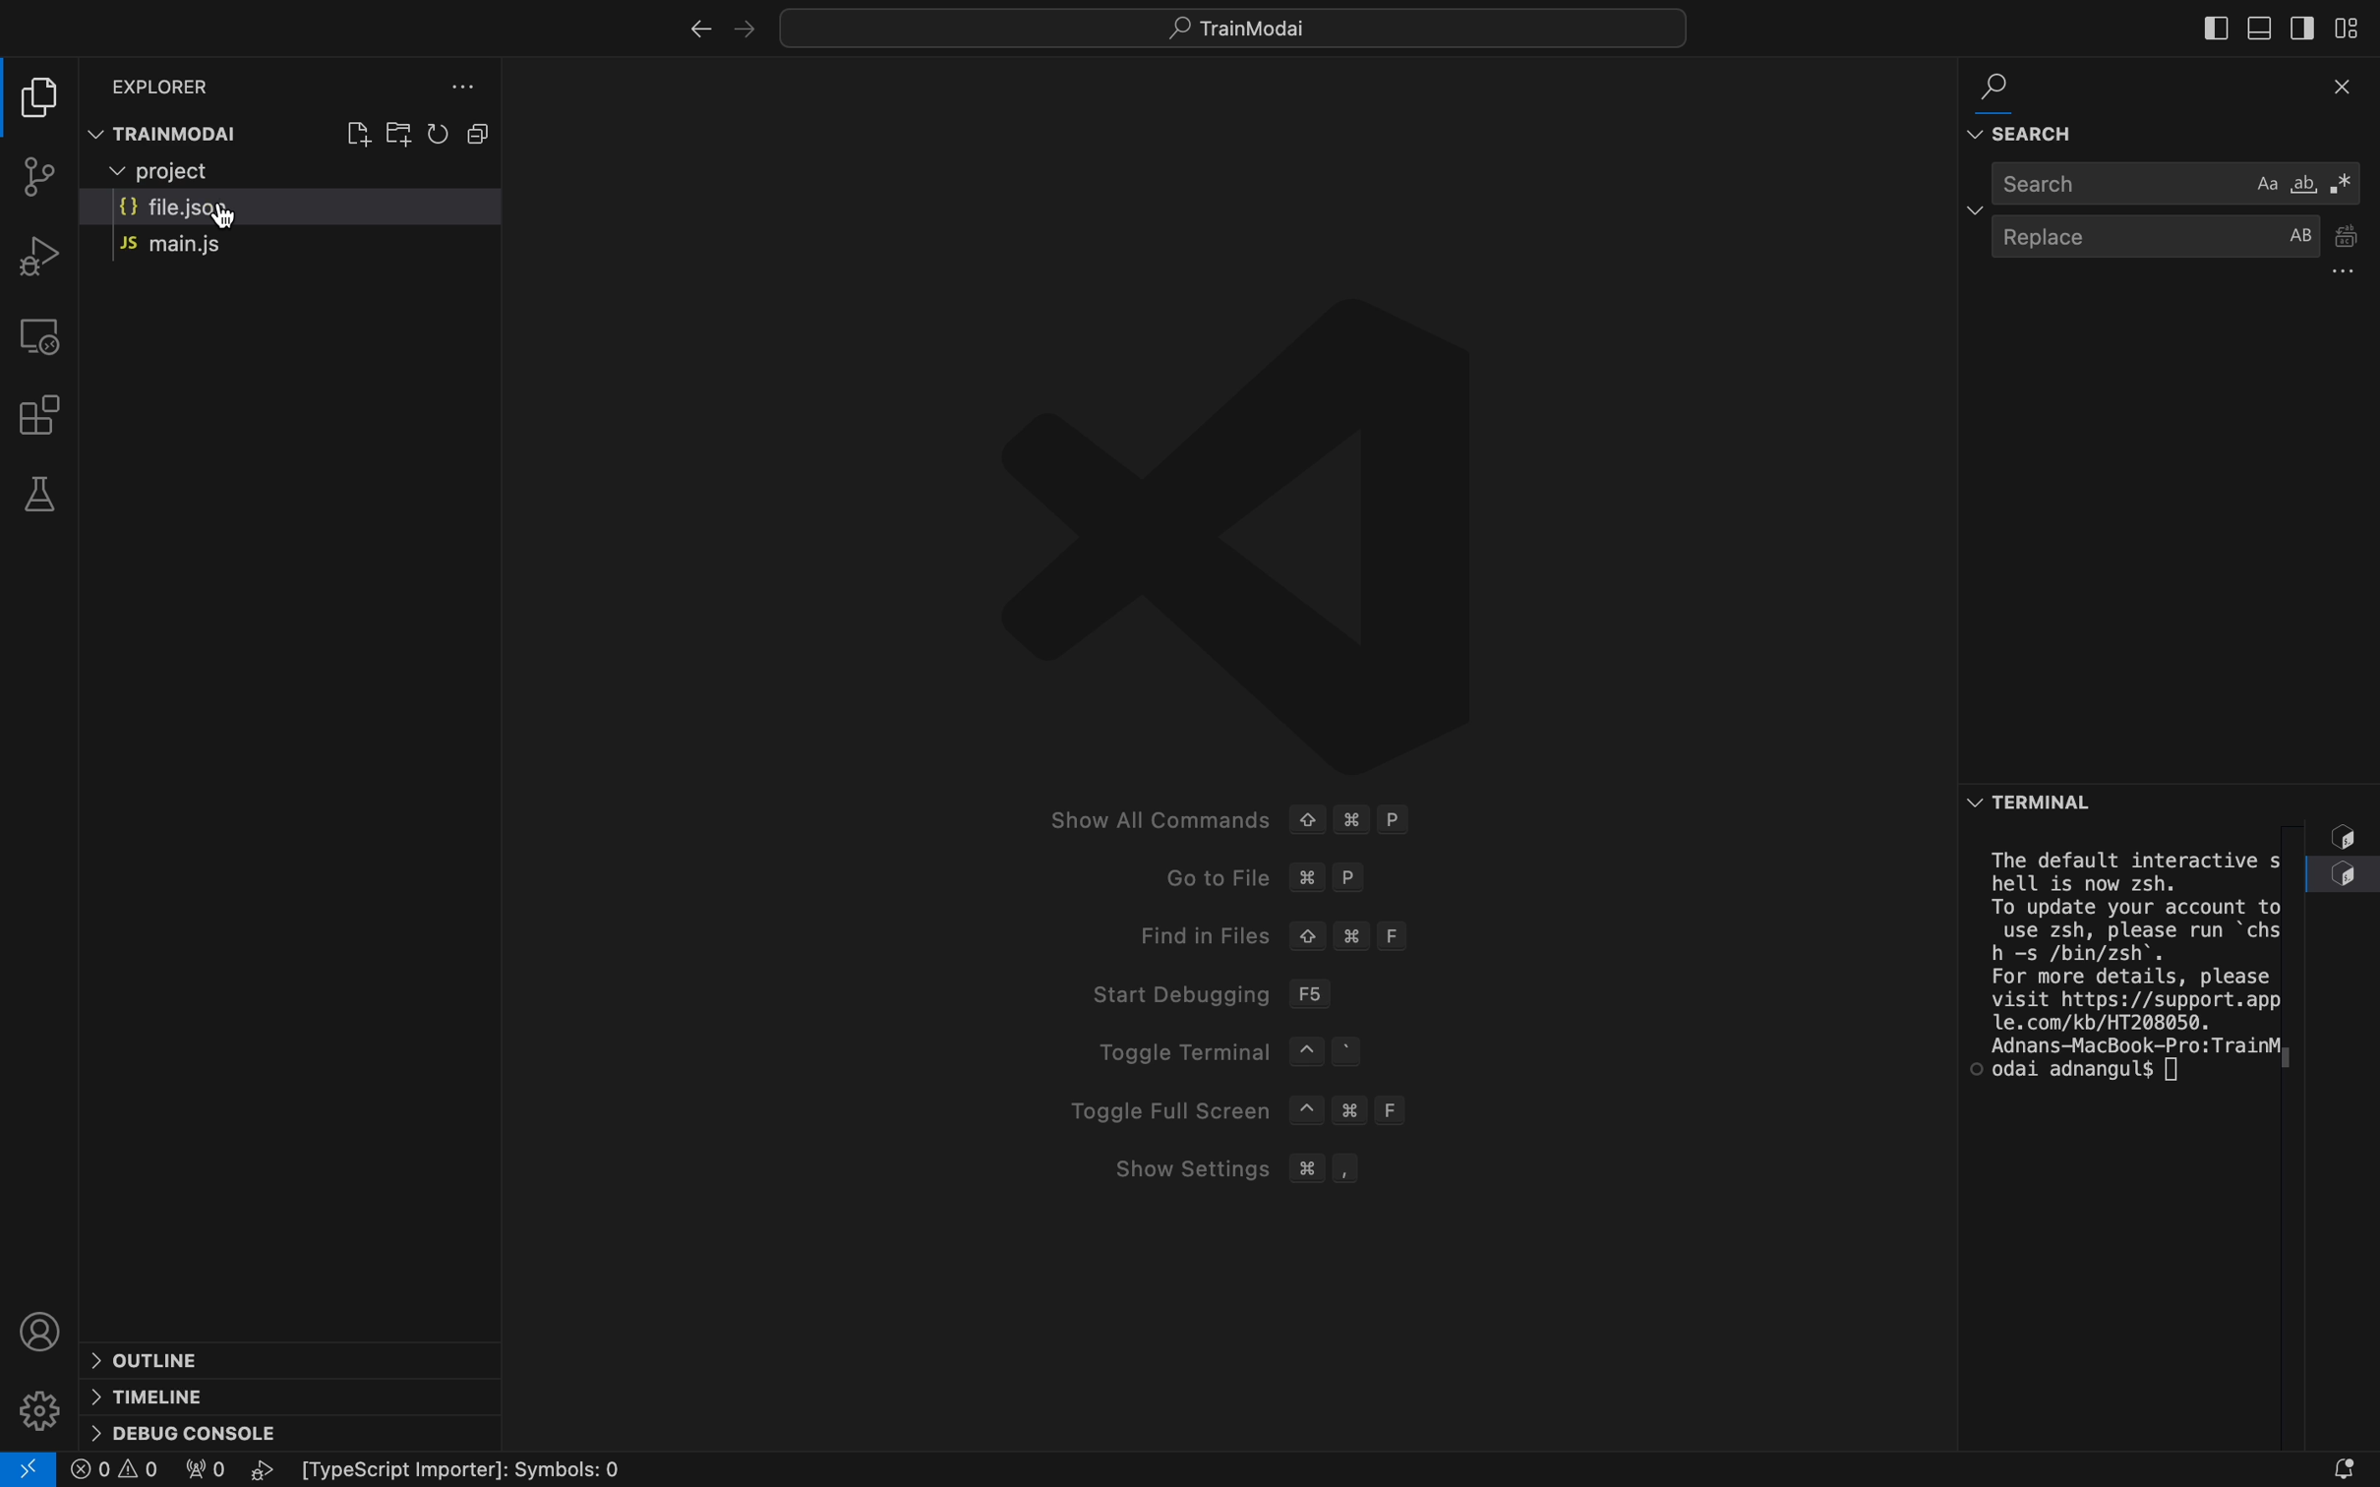 The height and width of the screenshot is (1487, 2380). Describe the element at coordinates (205, 1398) in the screenshot. I see `timeline` at that location.